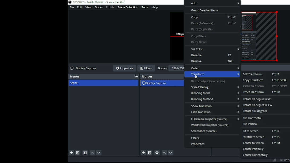 The image size is (290, 163). What do you see at coordinates (214, 87) in the screenshot?
I see `Scale filtering` at bounding box center [214, 87].